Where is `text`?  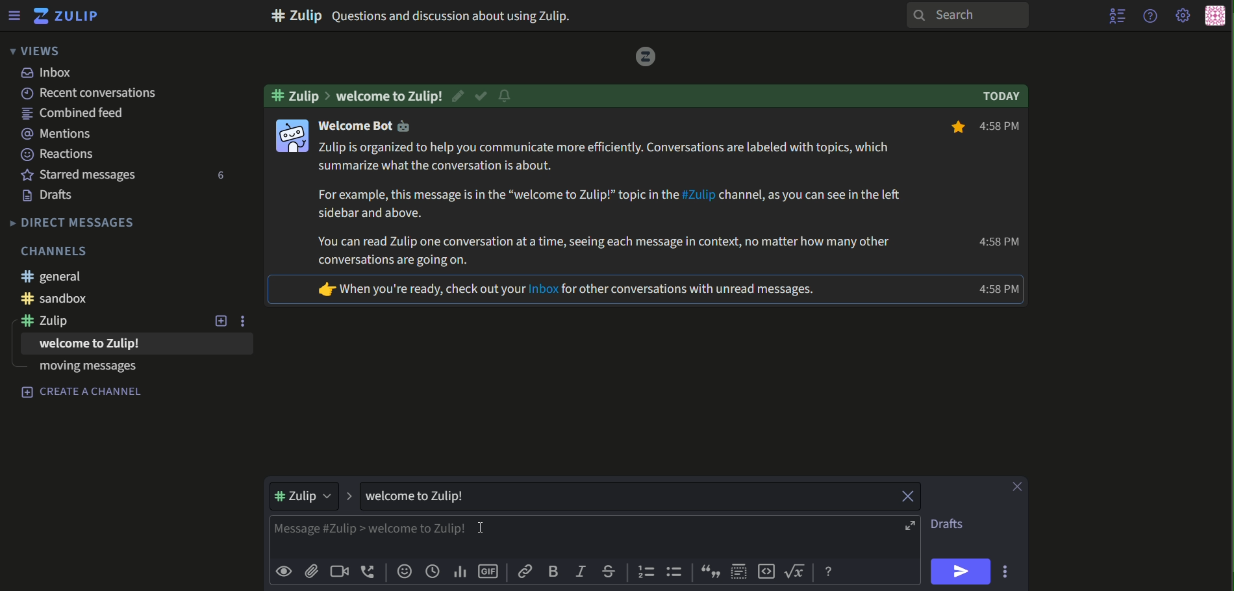 text is located at coordinates (59, 250).